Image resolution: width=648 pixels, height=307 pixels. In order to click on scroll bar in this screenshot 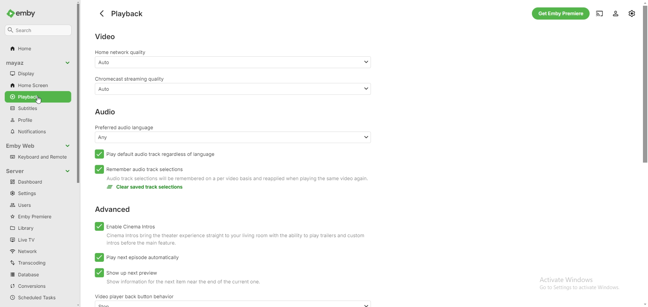, I will do `click(647, 154)`.